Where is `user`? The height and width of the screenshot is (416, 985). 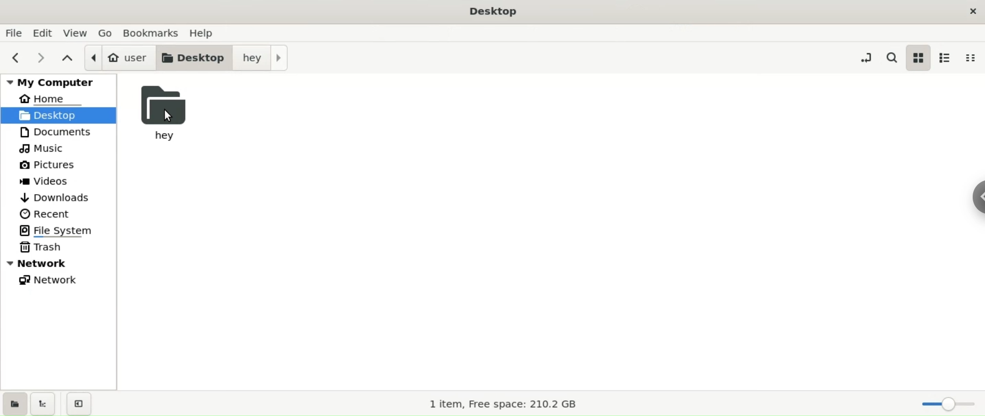 user is located at coordinates (119, 58).